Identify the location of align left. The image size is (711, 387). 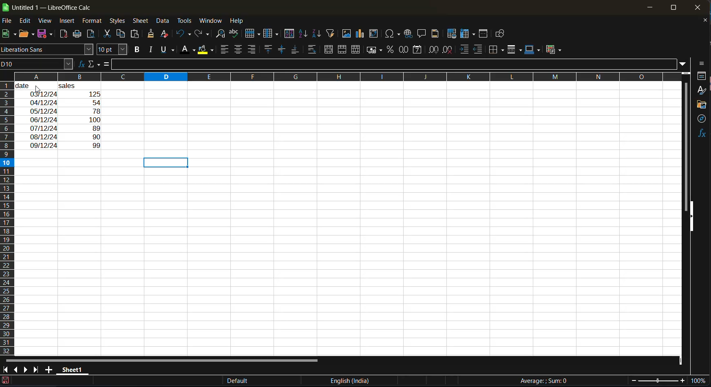
(226, 49).